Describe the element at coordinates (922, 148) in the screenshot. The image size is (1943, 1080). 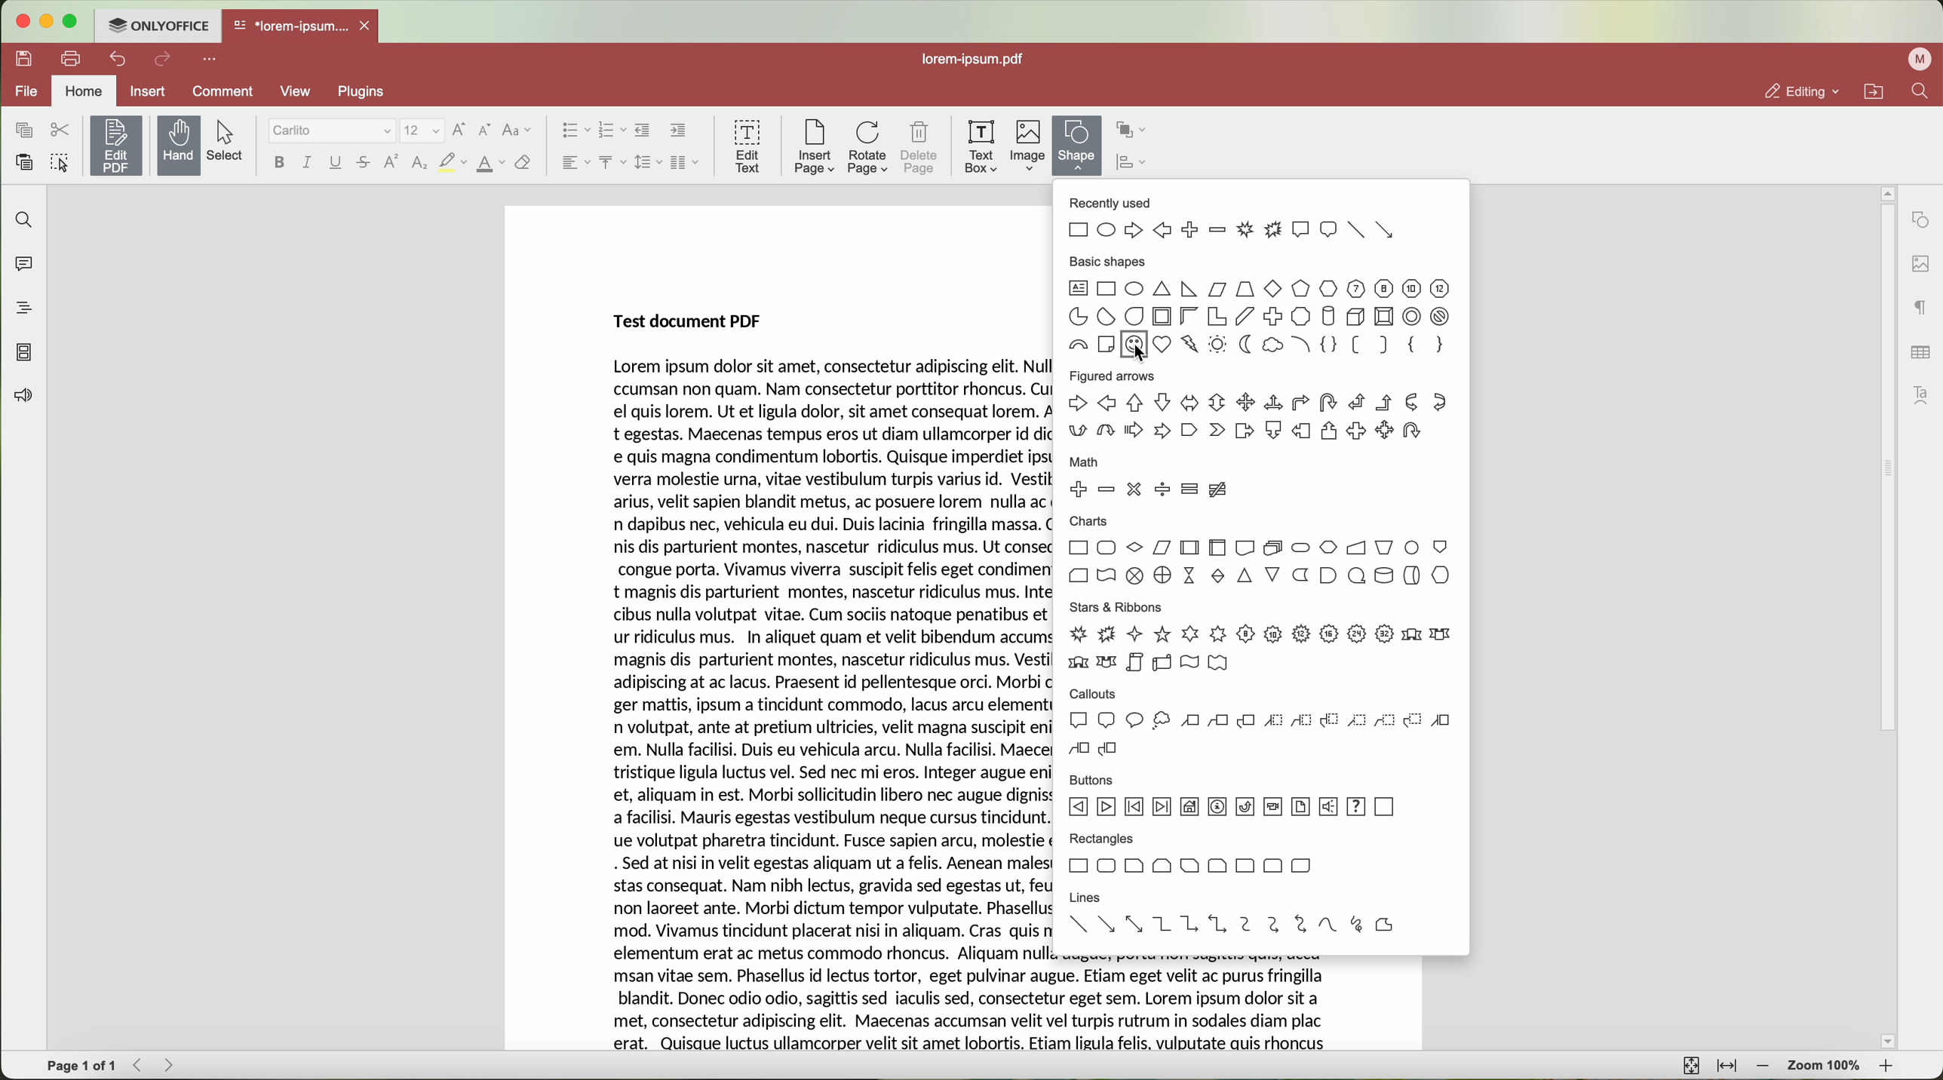
I see `delete page` at that location.